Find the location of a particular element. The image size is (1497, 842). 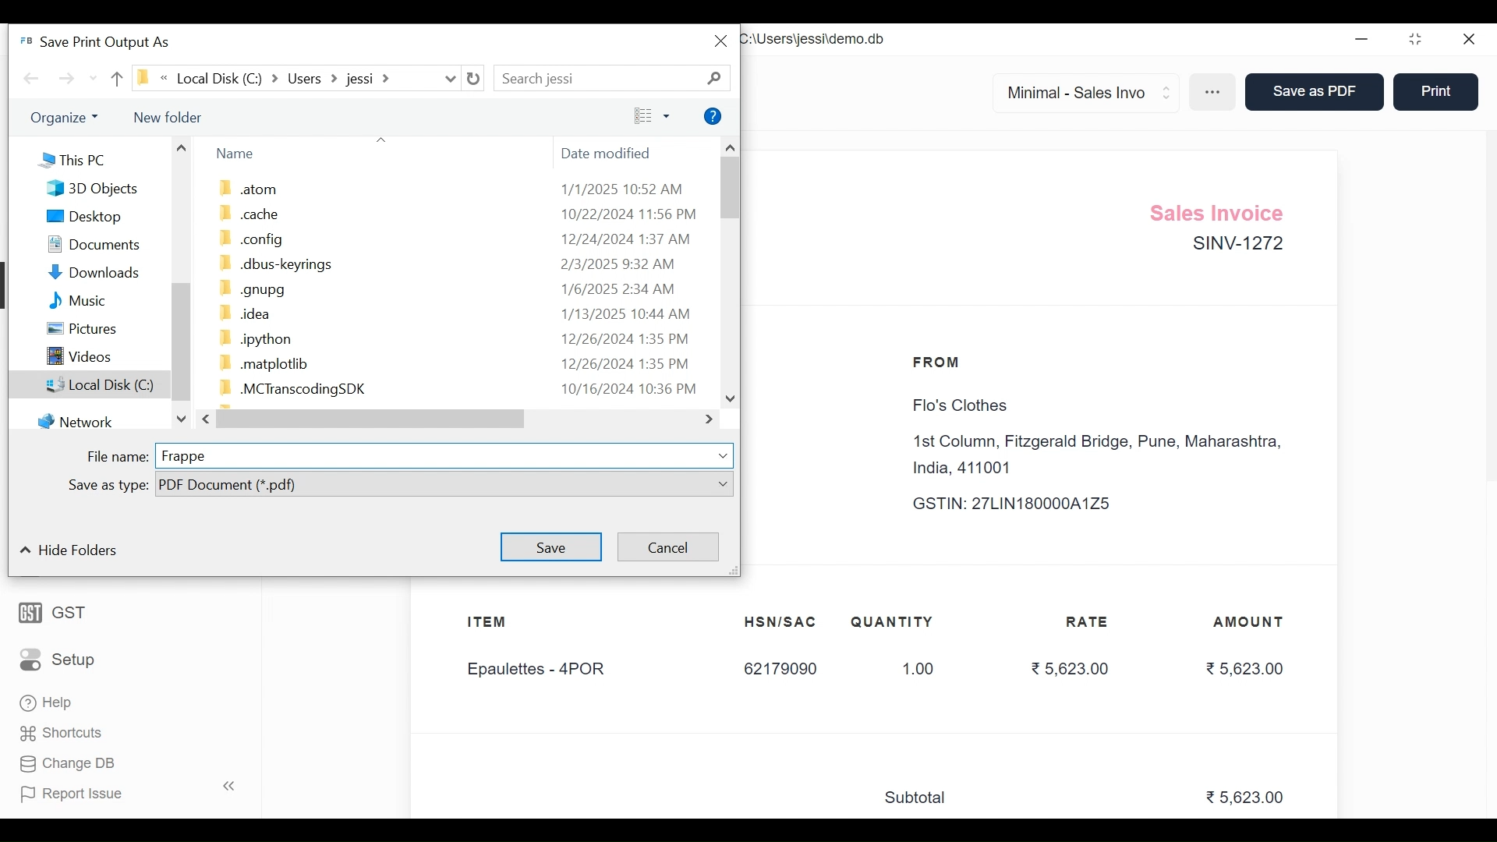

RATE is located at coordinates (1092, 622).